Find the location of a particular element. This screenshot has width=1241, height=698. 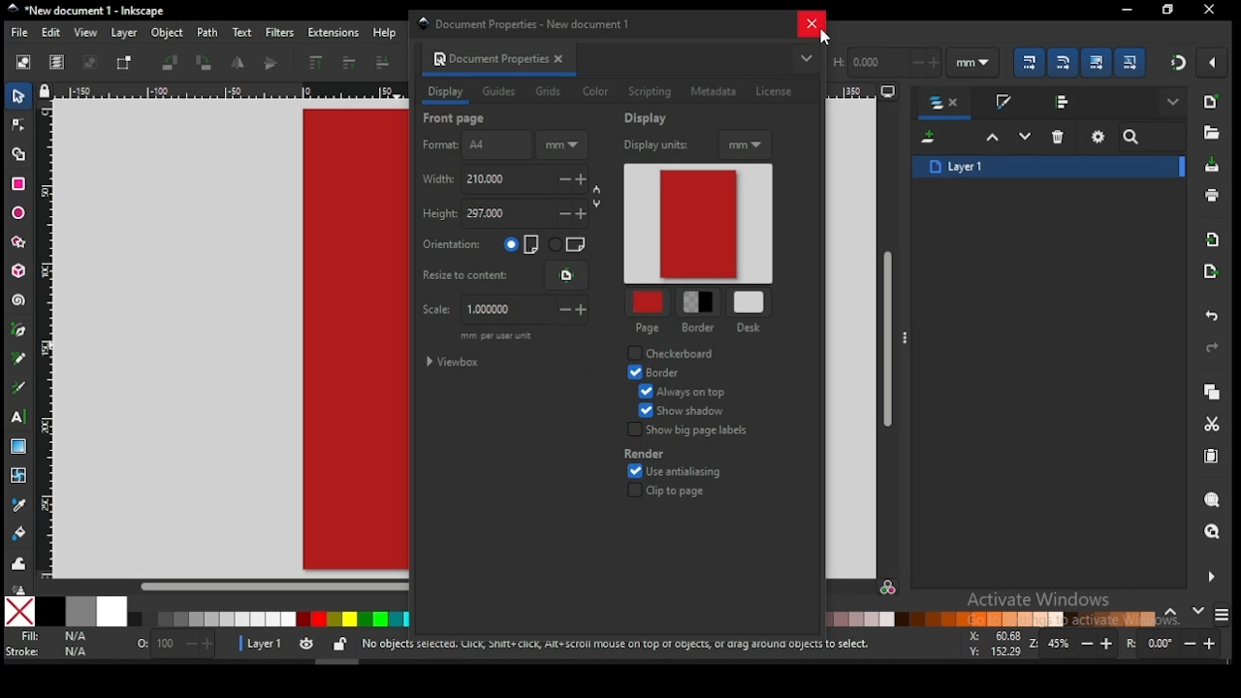

color palette is located at coordinates (992, 619).